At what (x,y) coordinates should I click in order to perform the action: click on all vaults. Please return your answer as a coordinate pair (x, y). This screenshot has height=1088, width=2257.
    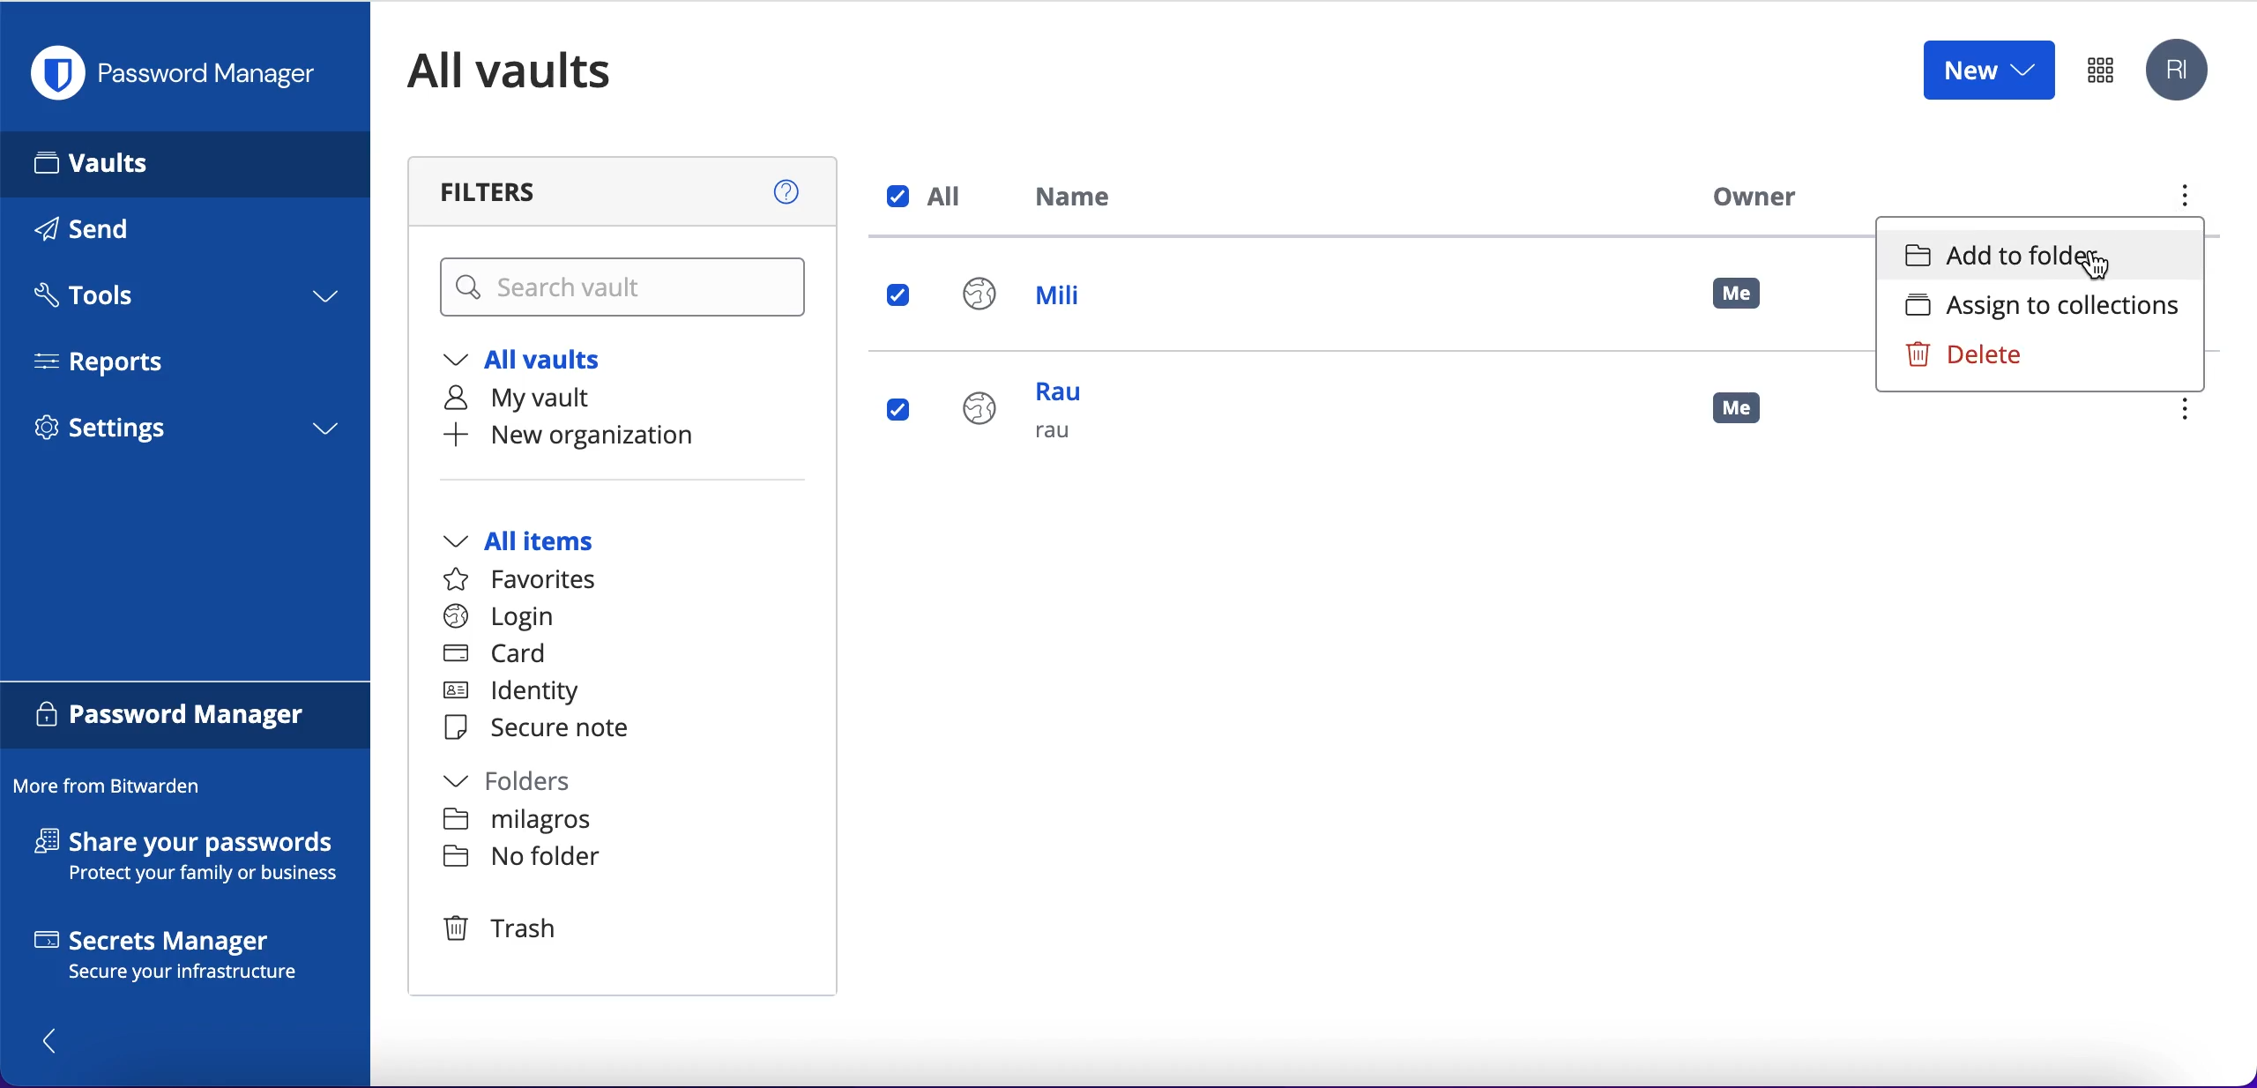
    Looking at the image, I should click on (536, 363).